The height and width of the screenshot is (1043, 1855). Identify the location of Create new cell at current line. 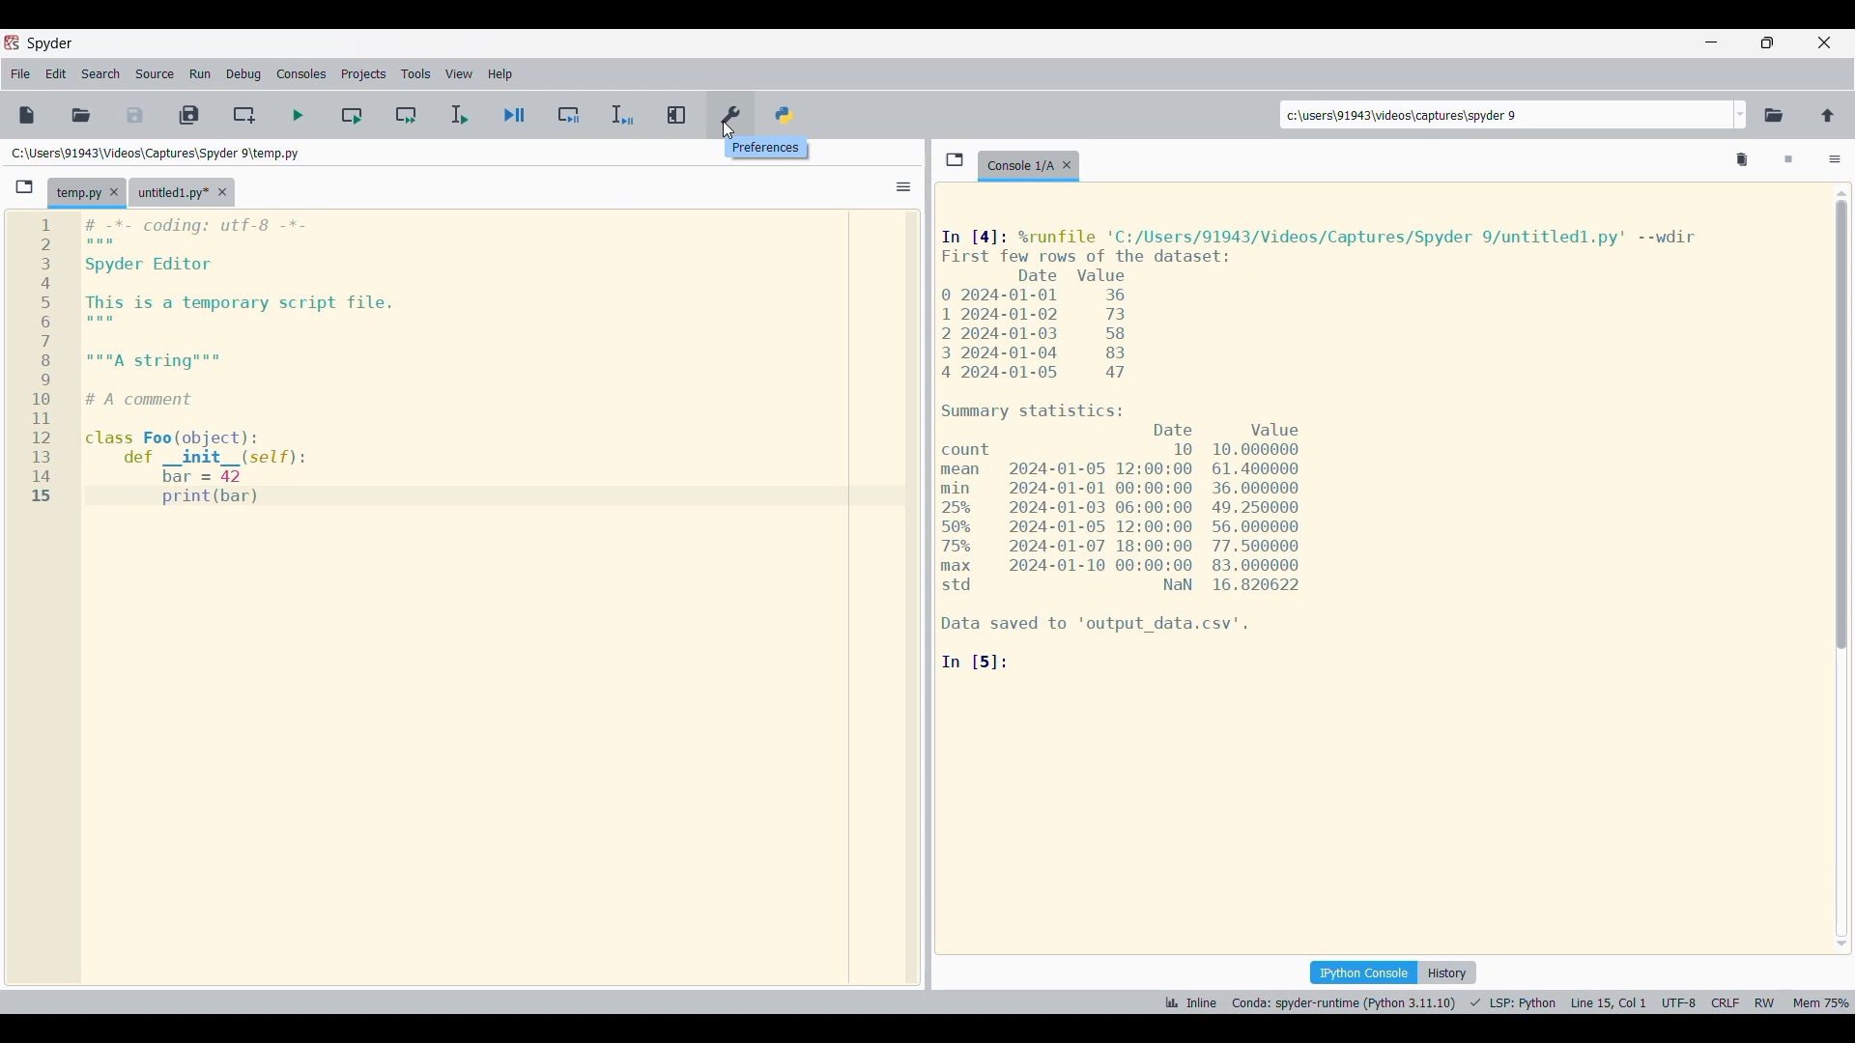
(244, 116).